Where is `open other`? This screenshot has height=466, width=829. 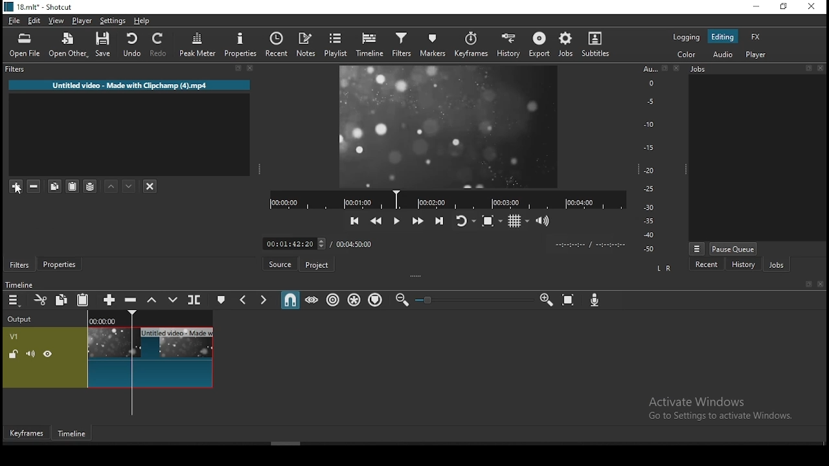
open other is located at coordinates (67, 45).